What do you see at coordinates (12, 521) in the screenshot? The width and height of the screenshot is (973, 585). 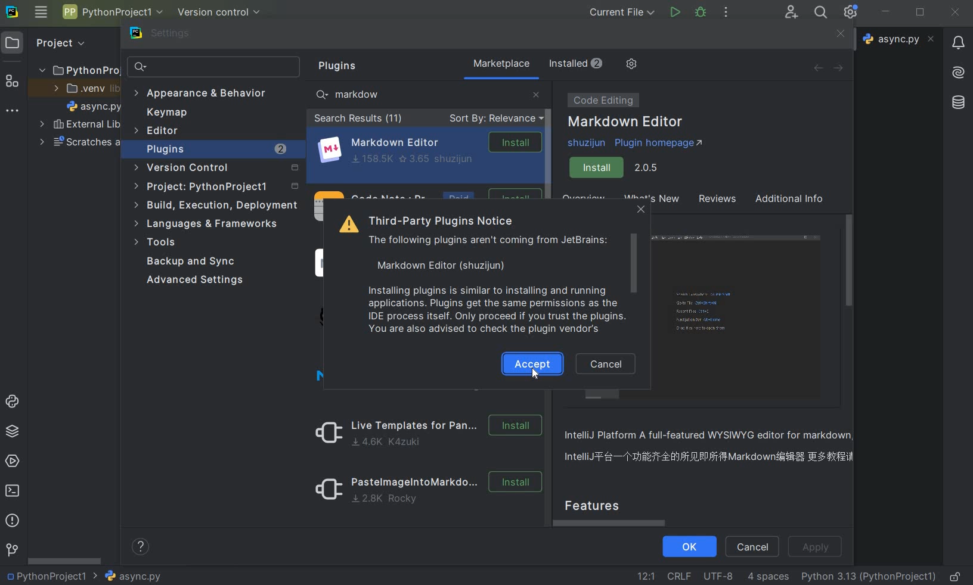 I see `problems` at bounding box center [12, 521].